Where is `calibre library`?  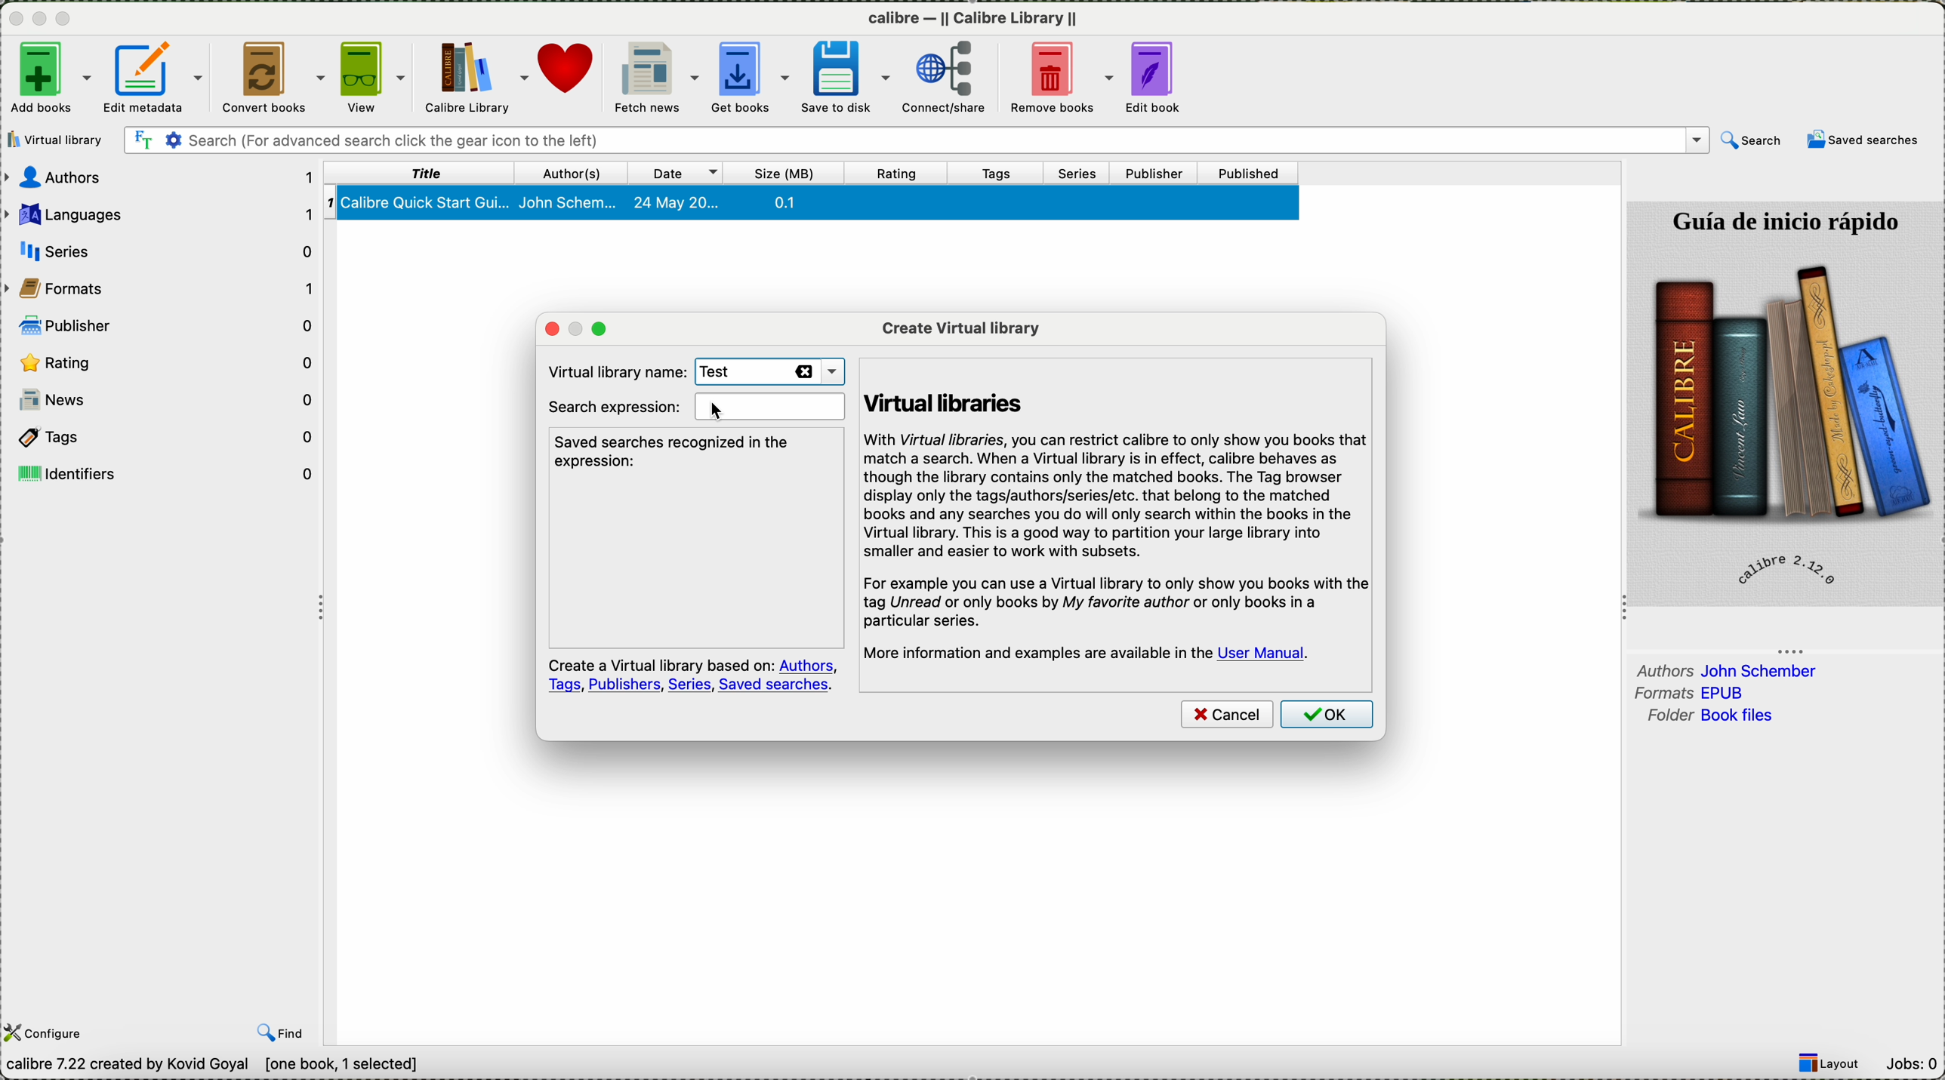
calibre library is located at coordinates (479, 78).